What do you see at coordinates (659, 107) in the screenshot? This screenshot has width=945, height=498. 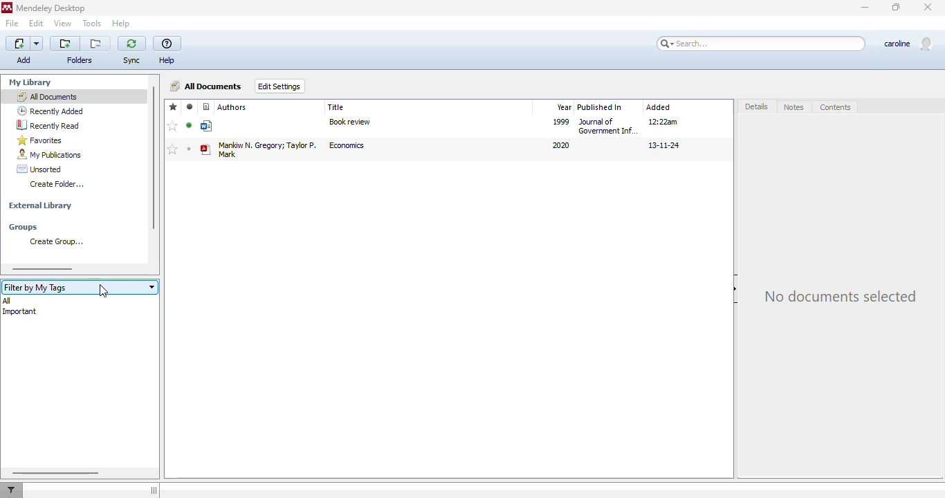 I see `added` at bounding box center [659, 107].